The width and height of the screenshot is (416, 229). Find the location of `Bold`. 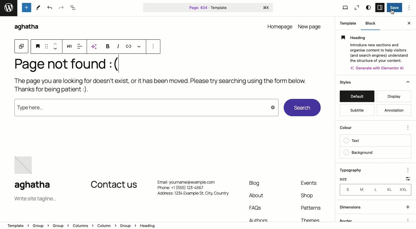

Bold is located at coordinates (107, 47).